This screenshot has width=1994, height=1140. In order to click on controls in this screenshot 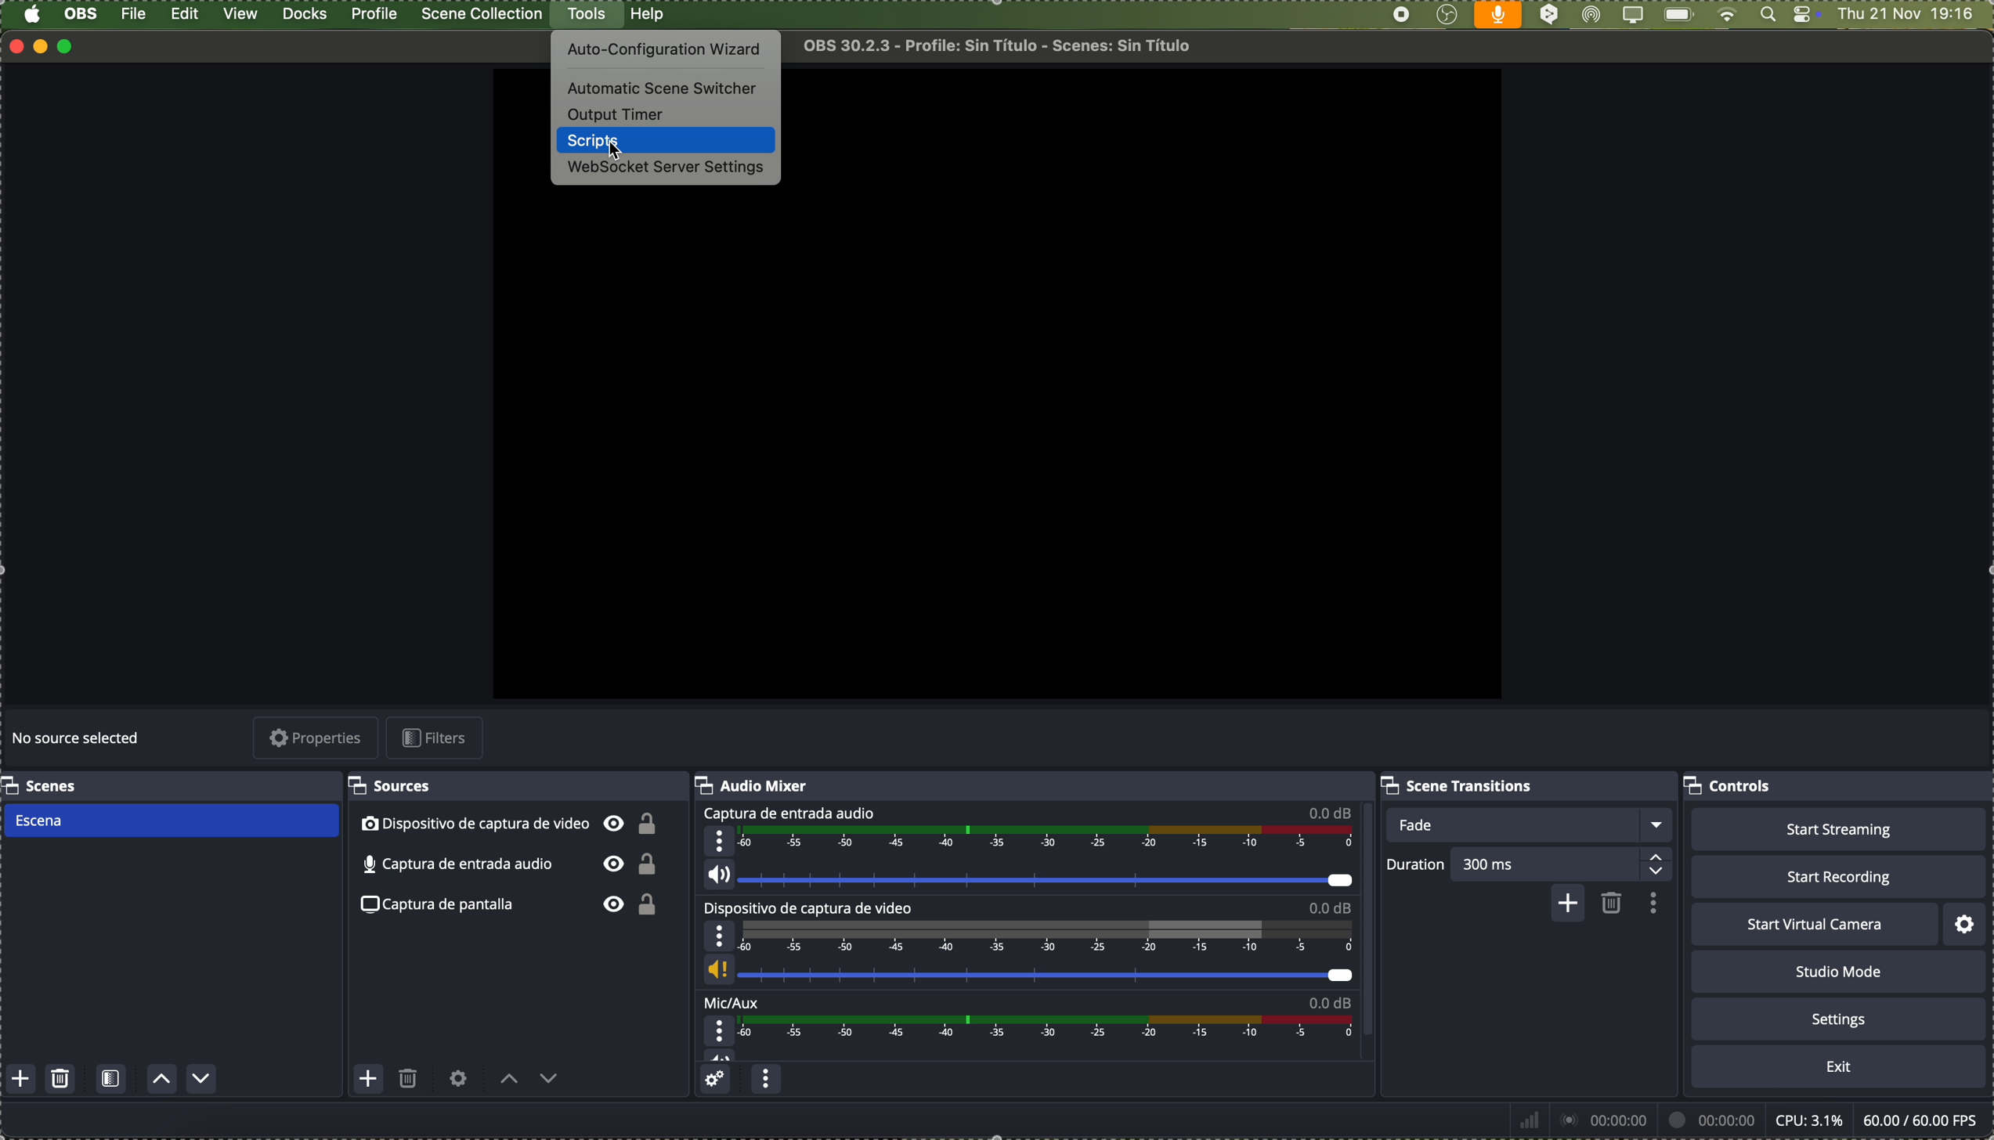, I will do `click(1731, 788)`.